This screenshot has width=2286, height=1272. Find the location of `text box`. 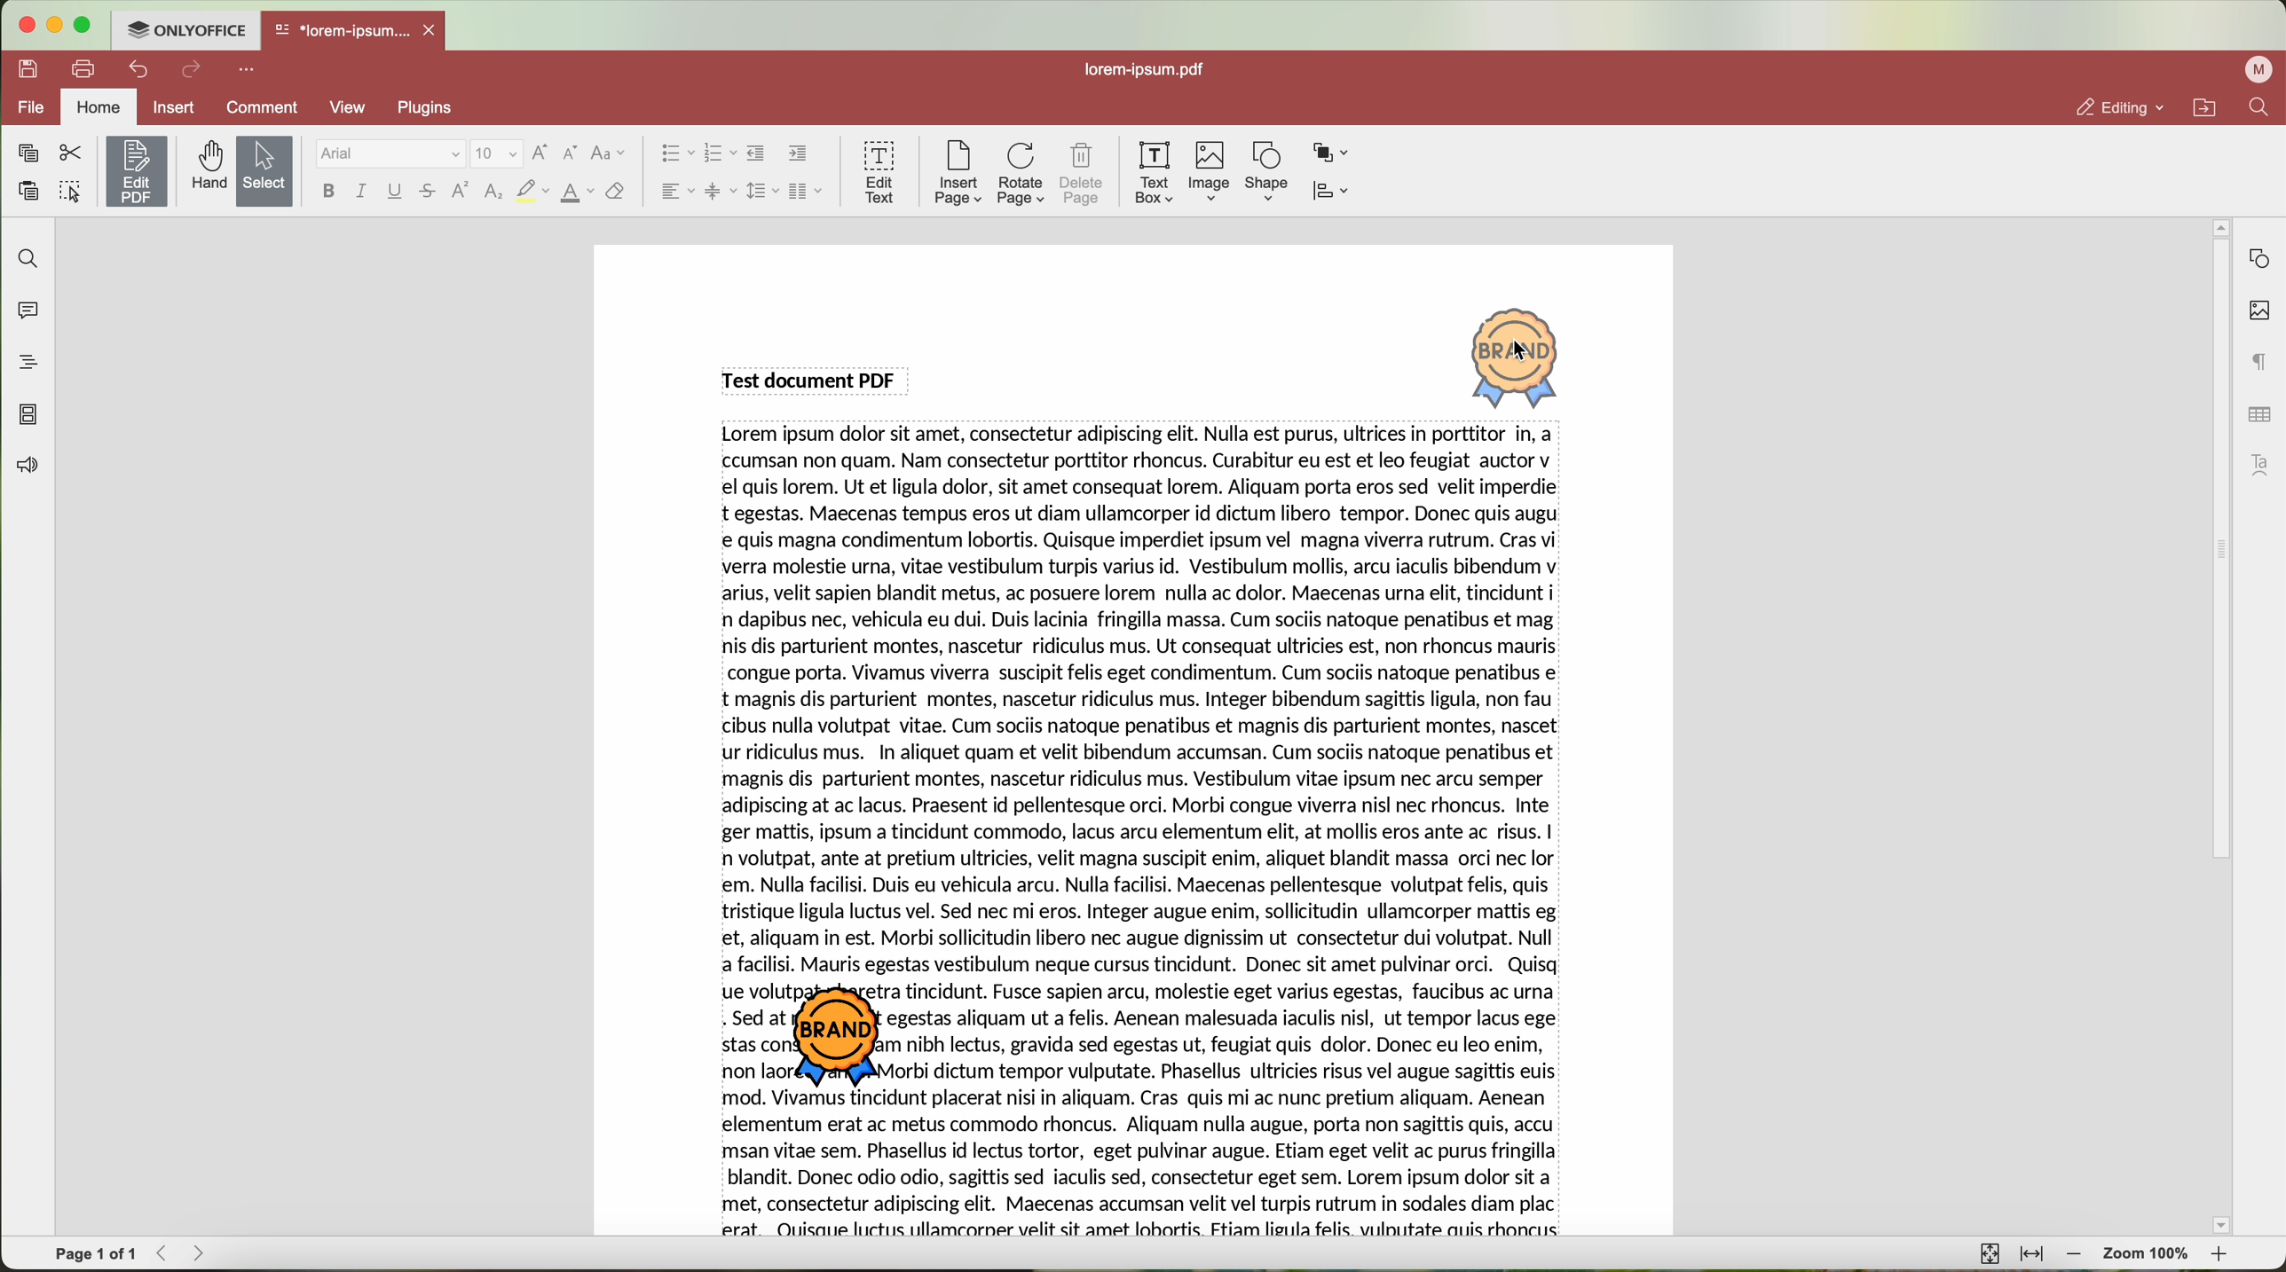

text box is located at coordinates (1155, 173).